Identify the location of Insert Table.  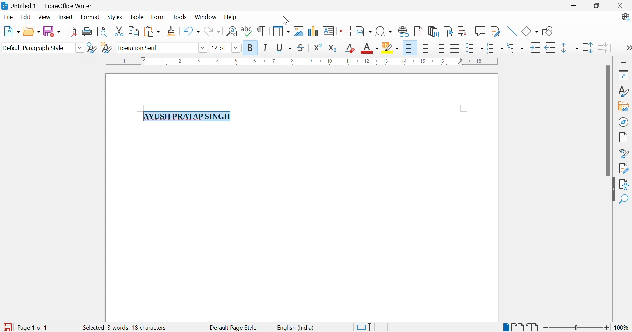
(281, 32).